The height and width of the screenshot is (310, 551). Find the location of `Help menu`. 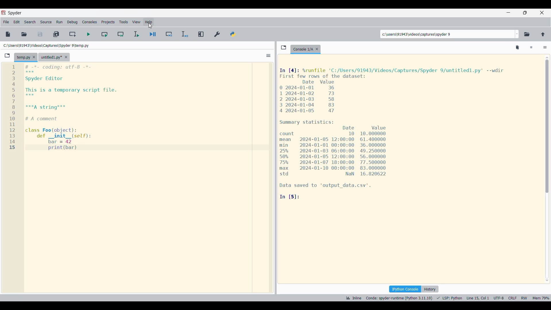

Help menu is located at coordinates (149, 22).